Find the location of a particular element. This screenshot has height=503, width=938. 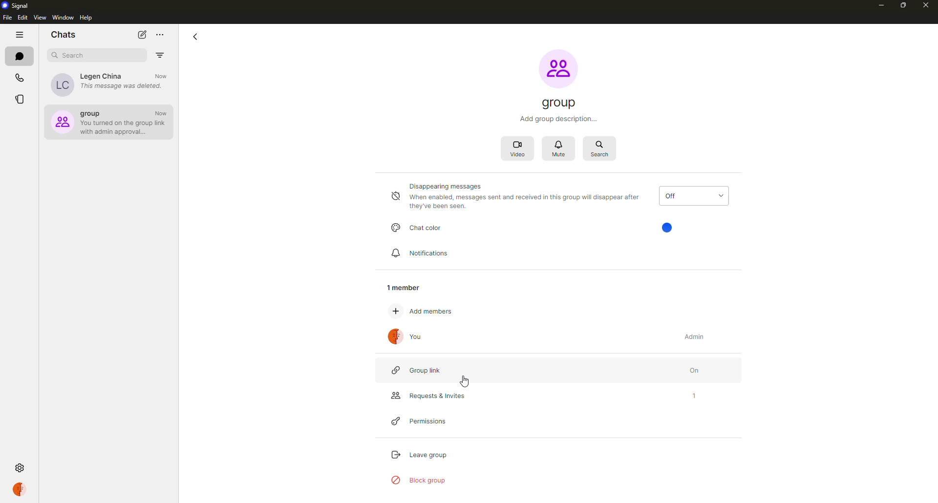

group link is located at coordinates (421, 371).